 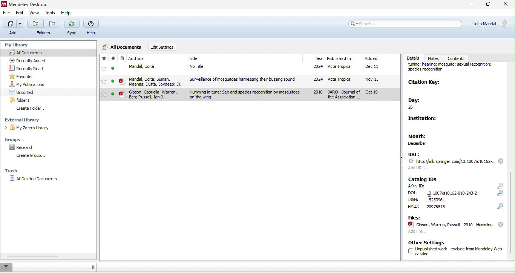 What do you see at coordinates (92, 28) in the screenshot?
I see `help` at bounding box center [92, 28].